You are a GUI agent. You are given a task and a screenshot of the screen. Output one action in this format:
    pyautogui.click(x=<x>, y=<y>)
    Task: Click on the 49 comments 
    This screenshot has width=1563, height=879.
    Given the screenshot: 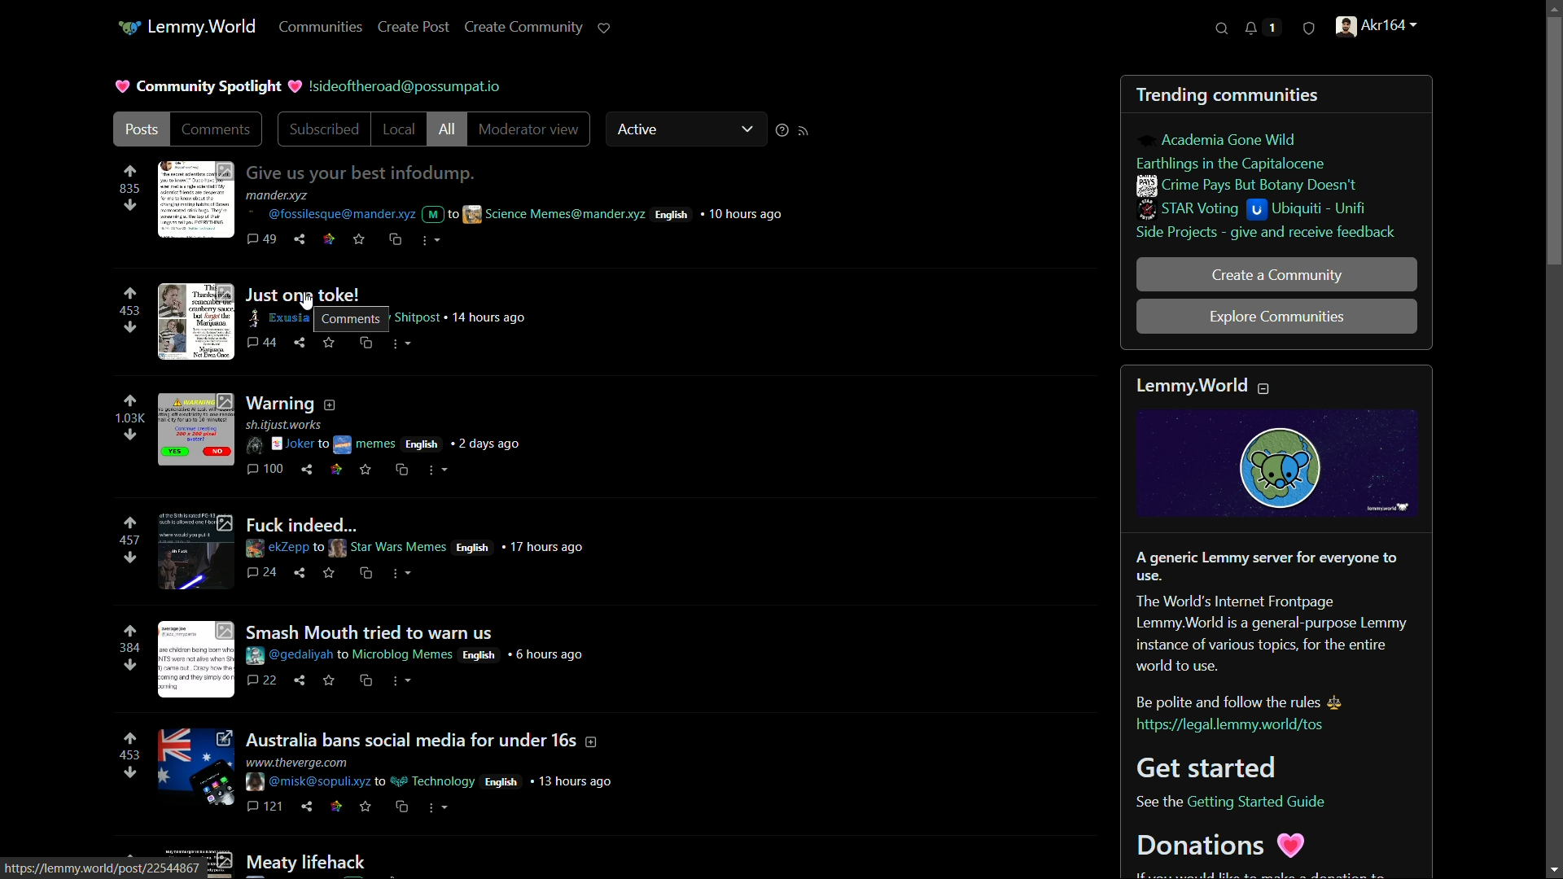 What is the action you would take?
    pyautogui.click(x=263, y=238)
    